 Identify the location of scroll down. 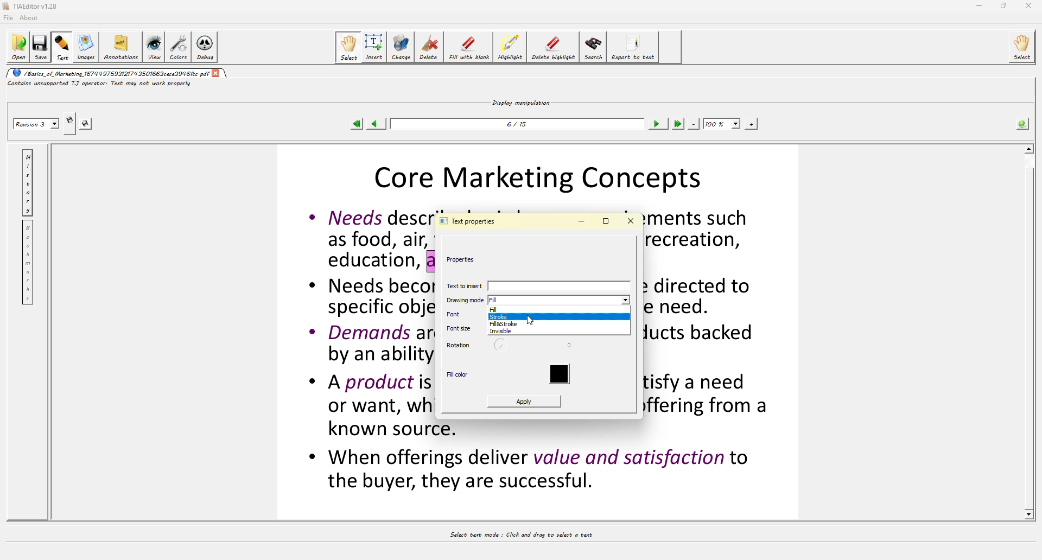
(1031, 514).